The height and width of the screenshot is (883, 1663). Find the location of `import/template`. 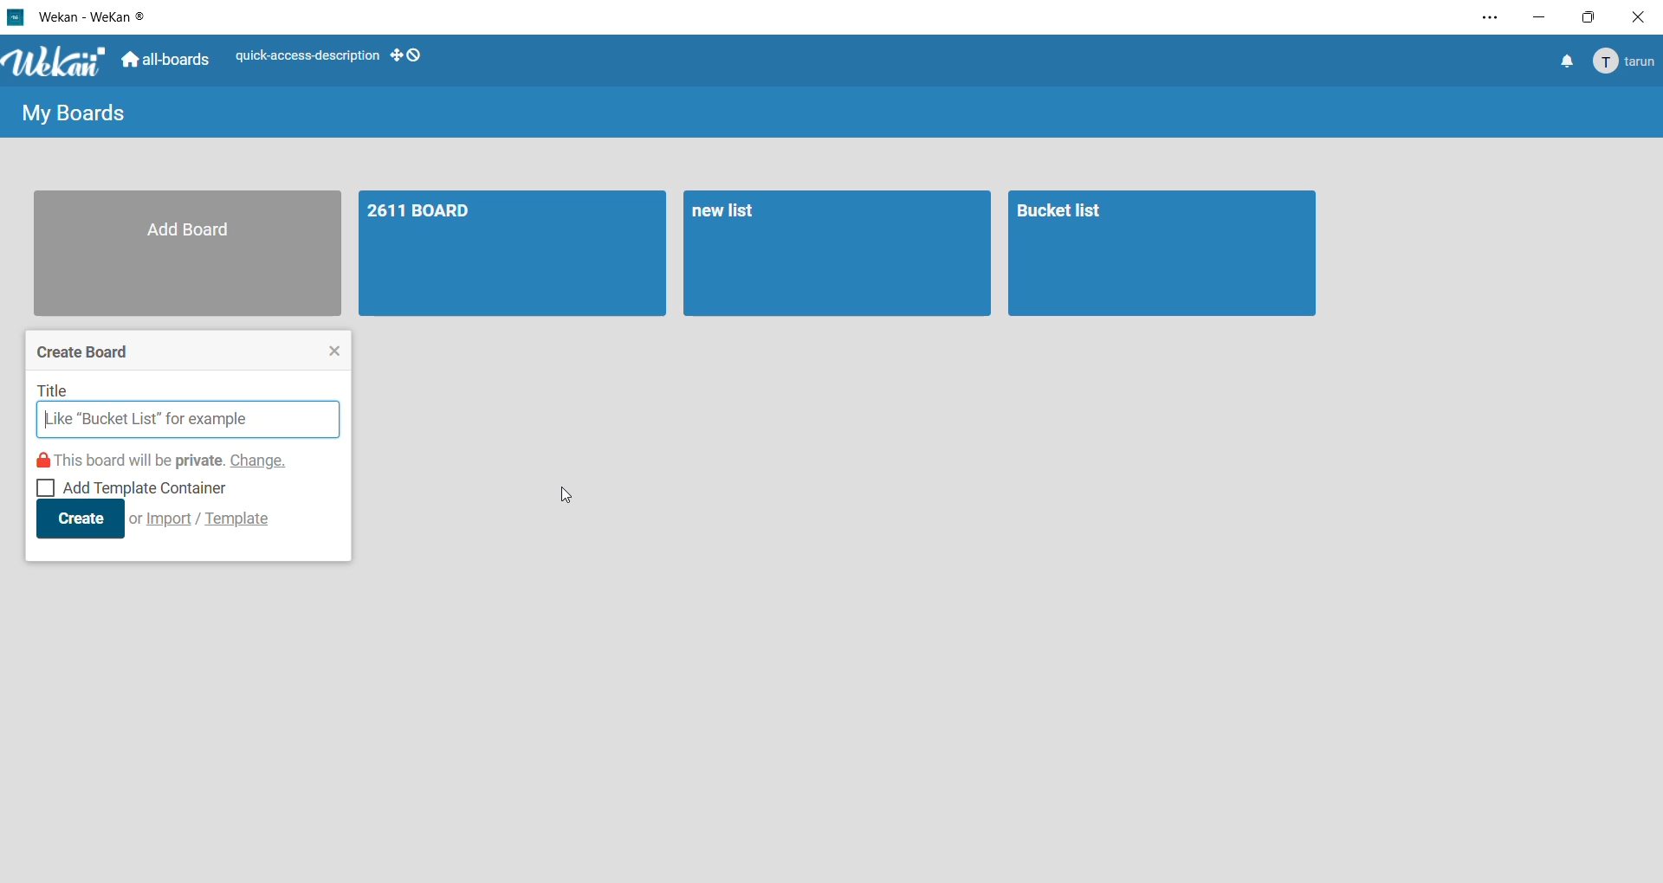

import/template is located at coordinates (210, 520).